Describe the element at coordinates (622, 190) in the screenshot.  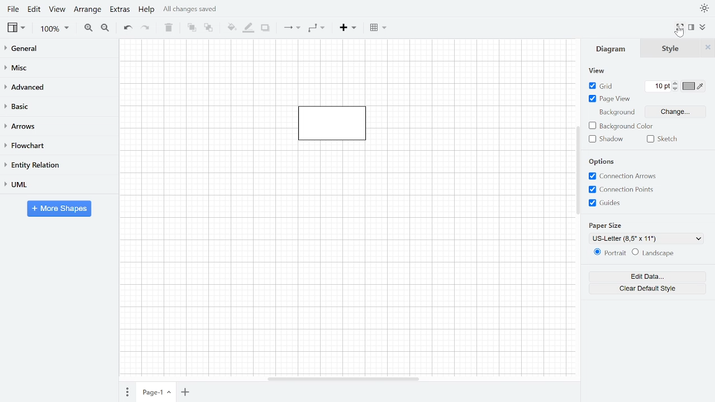
I see `Connection points` at that location.